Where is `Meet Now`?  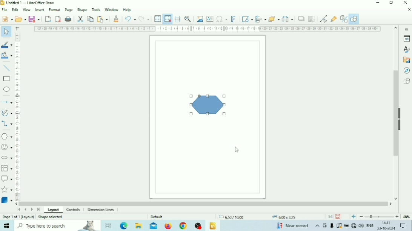
Meet Now is located at coordinates (325, 226).